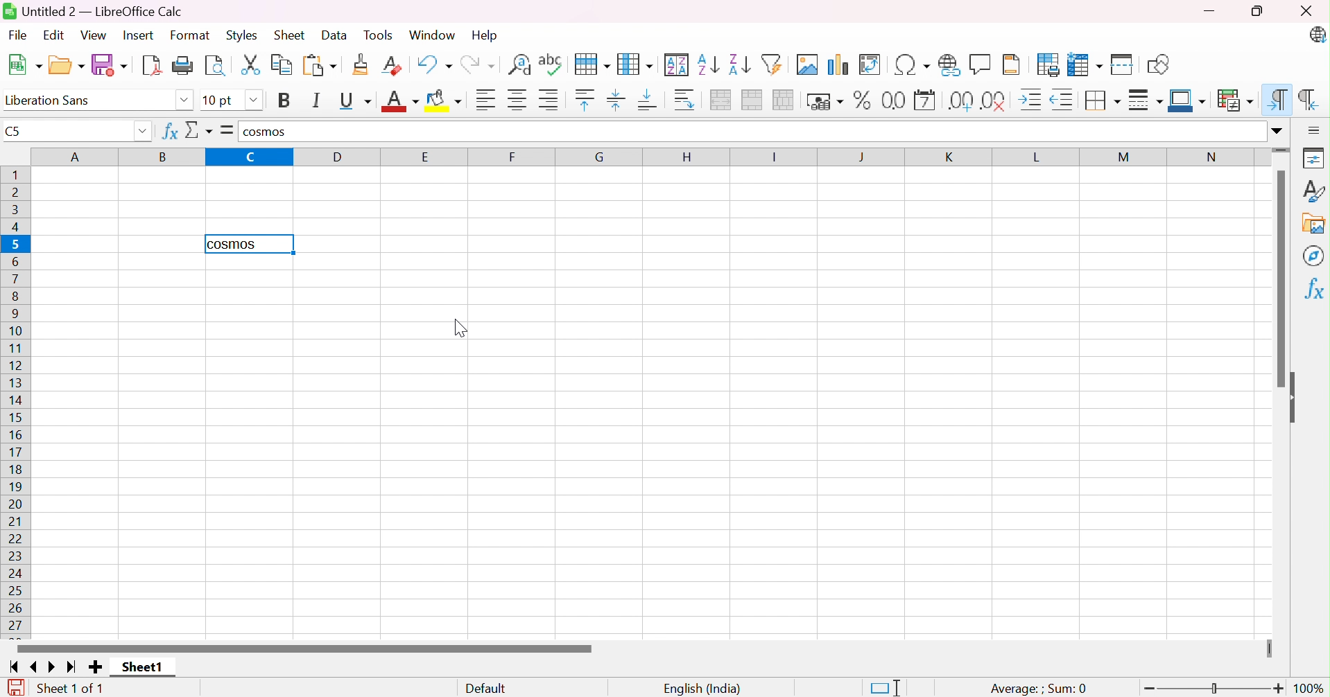 This screenshot has width=1330, height=697. What do you see at coordinates (1279, 281) in the screenshot?
I see `Scroll Bar` at bounding box center [1279, 281].